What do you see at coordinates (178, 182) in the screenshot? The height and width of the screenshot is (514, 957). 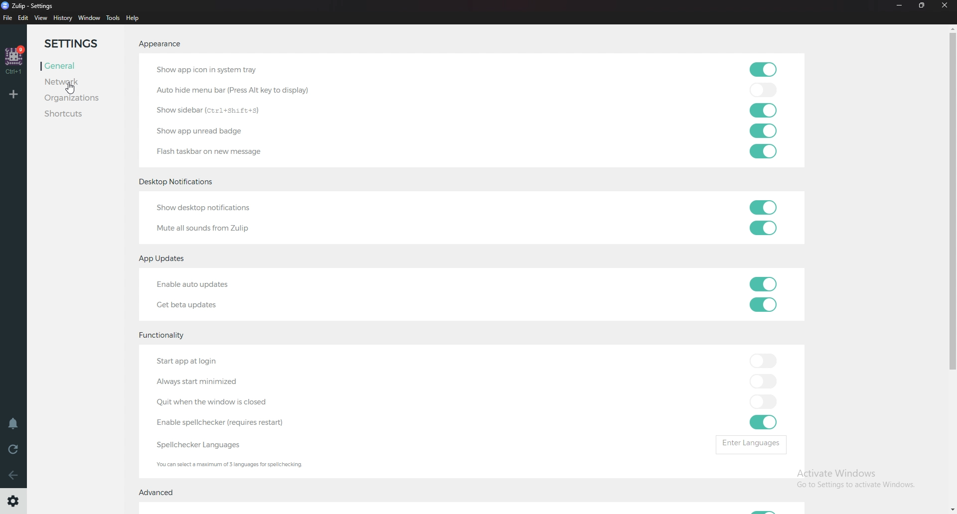 I see `Desktop notifications` at bounding box center [178, 182].